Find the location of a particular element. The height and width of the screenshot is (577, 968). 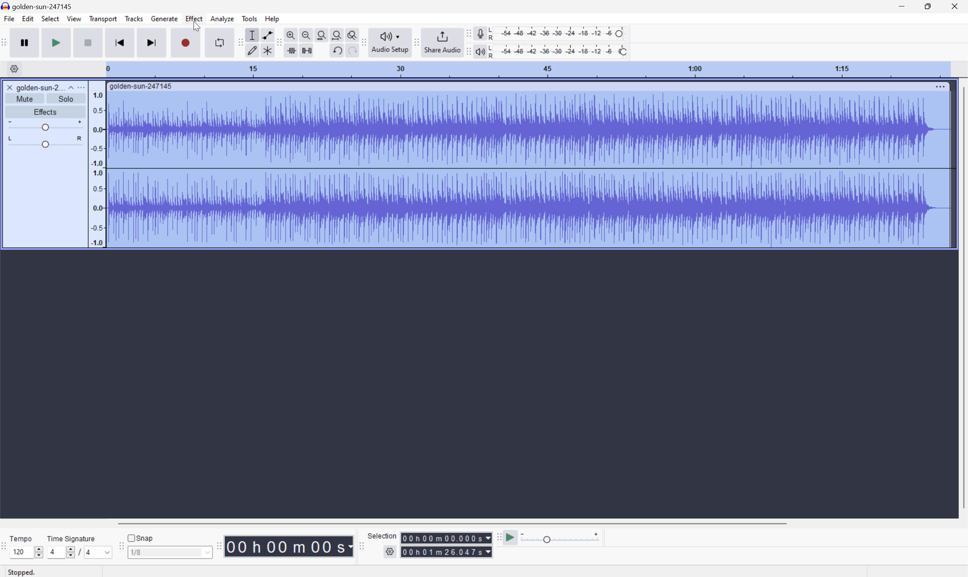

Audacity Time toolbar is located at coordinates (217, 546).